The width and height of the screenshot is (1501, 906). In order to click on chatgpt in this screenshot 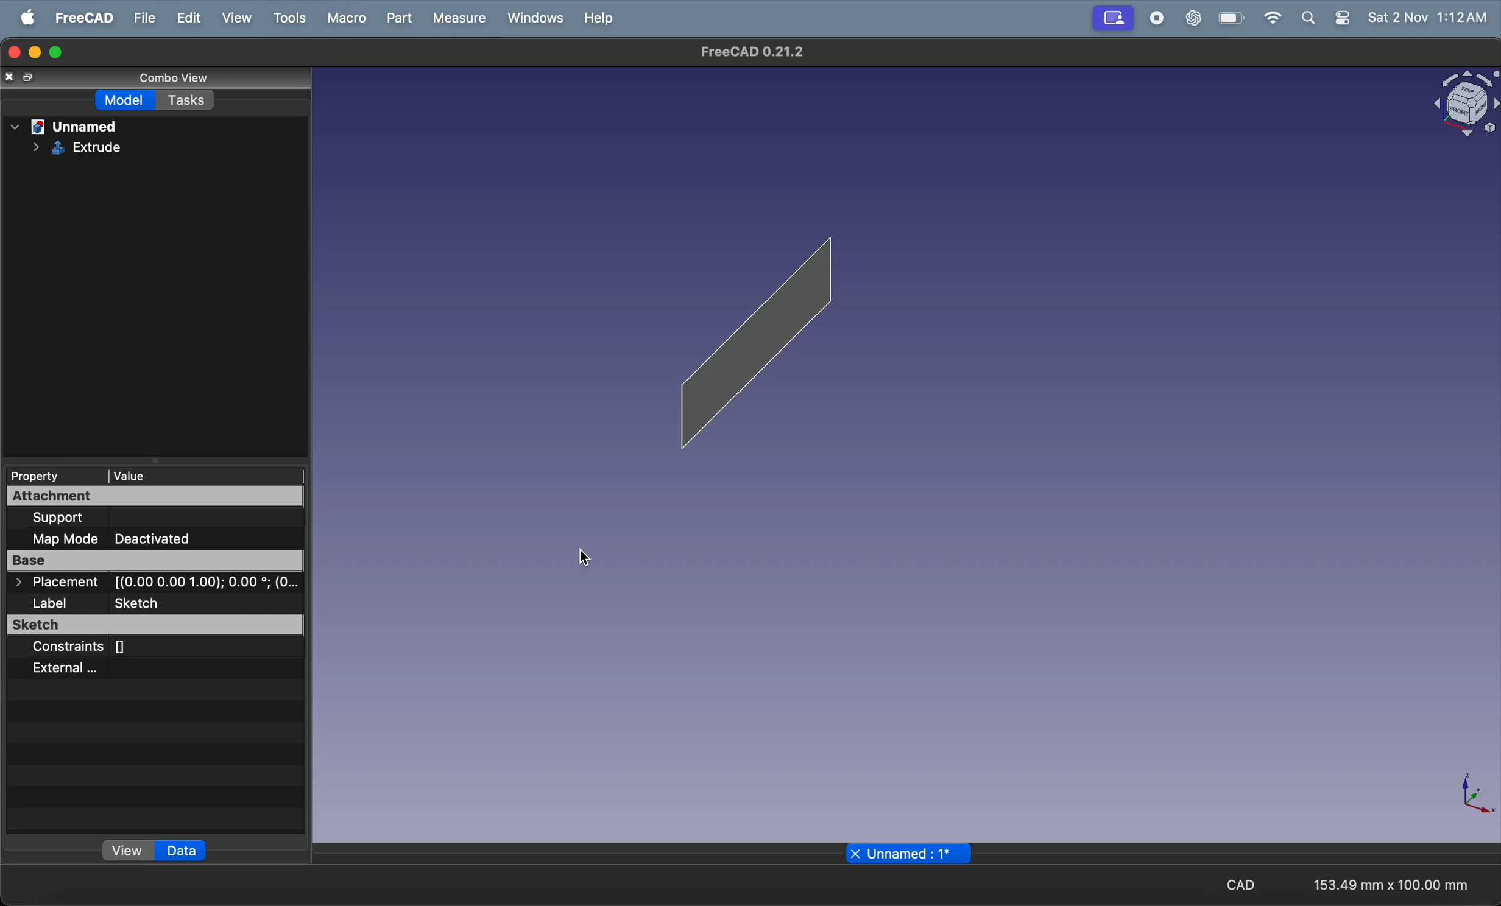, I will do `click(1193, 18)`.